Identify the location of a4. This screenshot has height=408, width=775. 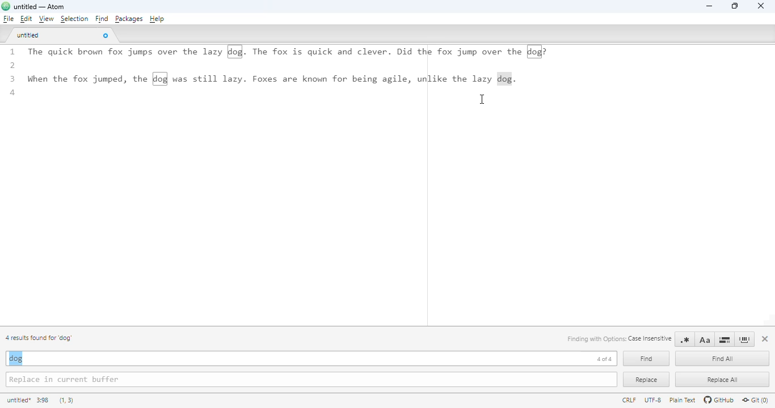
(17, 94).